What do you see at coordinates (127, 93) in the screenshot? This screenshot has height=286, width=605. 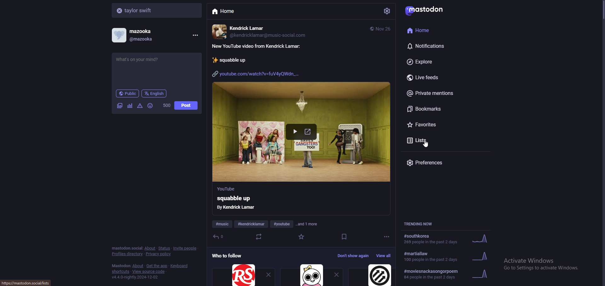 I see `audience` at bounding box center [127, 93].